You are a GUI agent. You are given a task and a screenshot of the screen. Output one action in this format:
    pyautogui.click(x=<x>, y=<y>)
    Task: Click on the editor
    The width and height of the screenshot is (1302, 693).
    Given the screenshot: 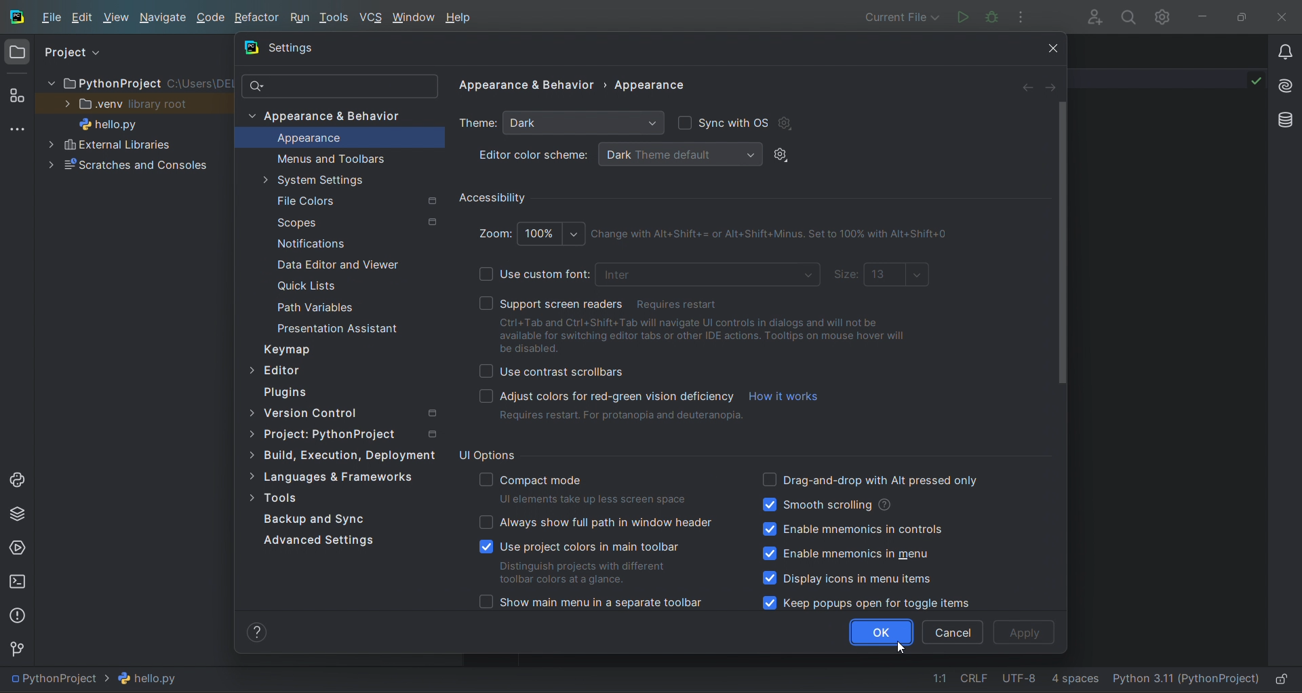 What is the action you would take?
    pyautogui.click(x=340, y=372)
    